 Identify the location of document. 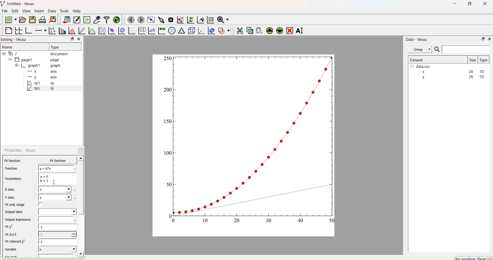
(37, 53).